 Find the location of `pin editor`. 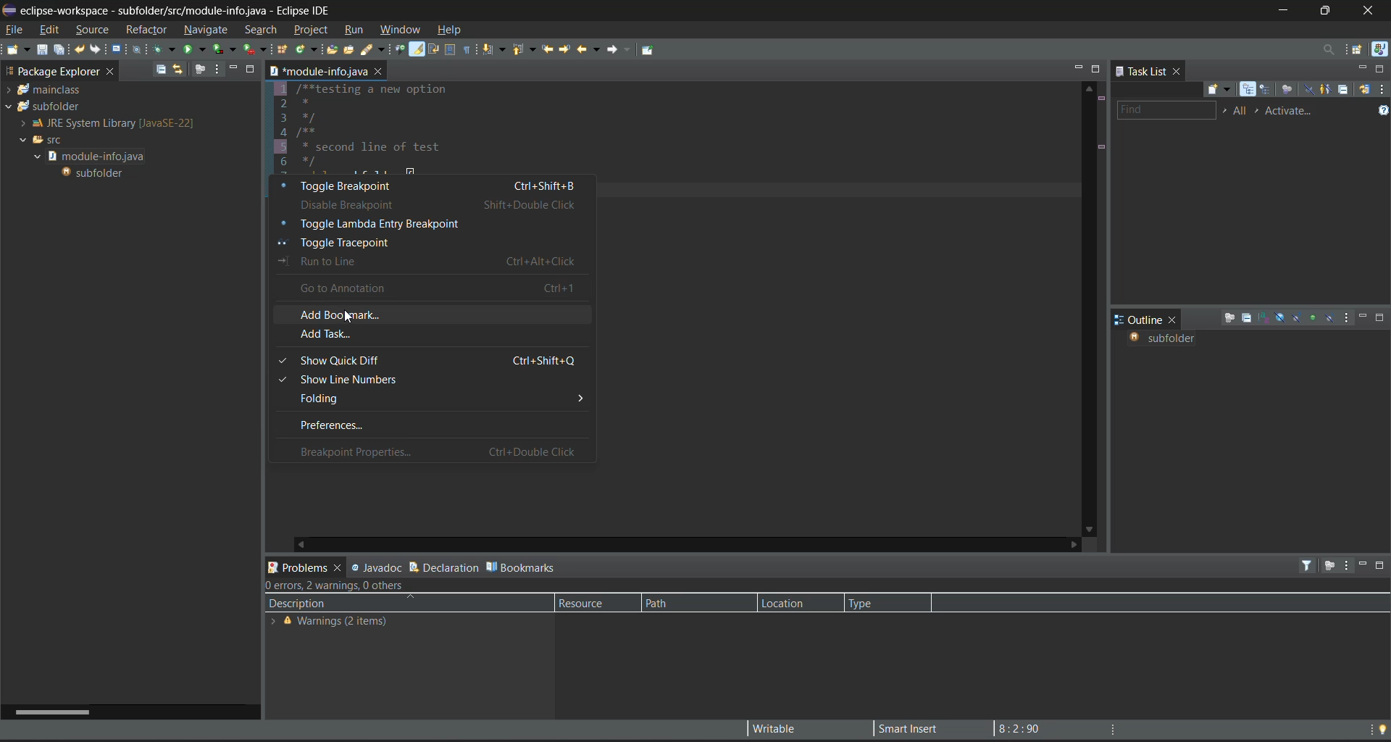

pin editor is located at coordinates (651, 50).